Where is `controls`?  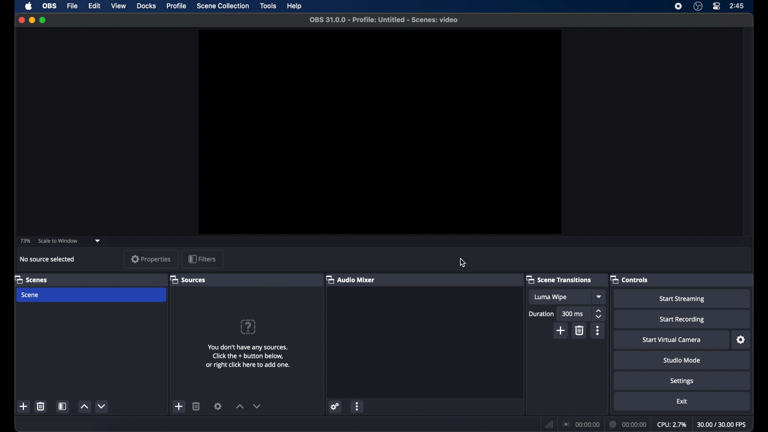 controls is located at coordinates (629, 279).